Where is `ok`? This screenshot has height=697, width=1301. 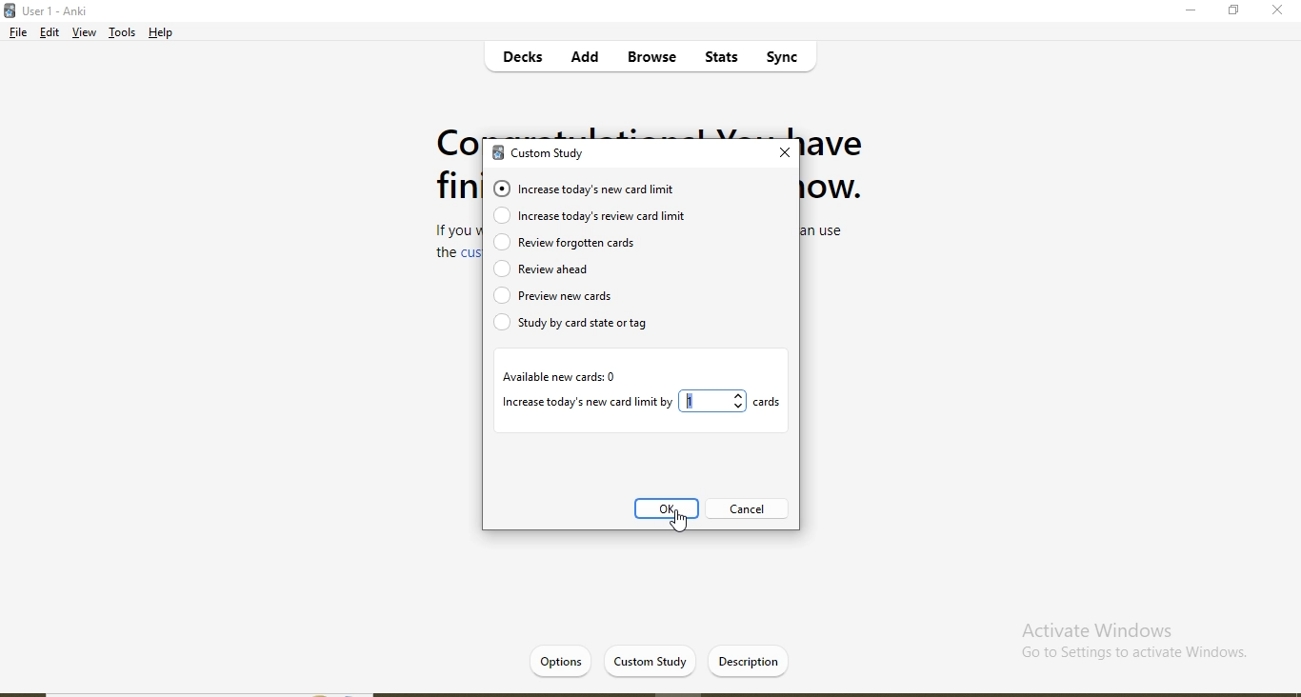 ok is located at coordinates (668, 511).